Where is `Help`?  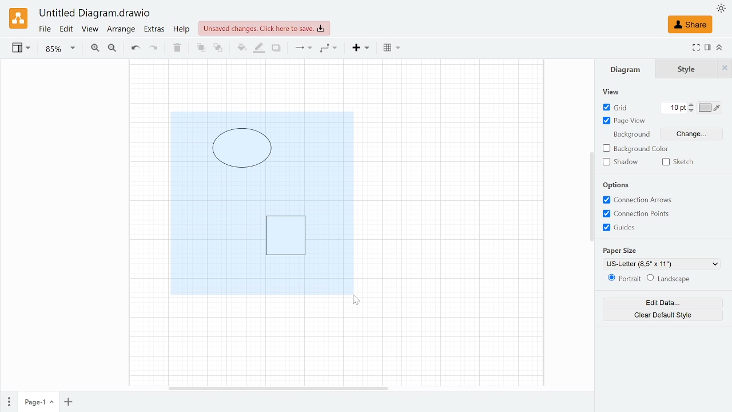
Help is located at coordinates (183, 30).